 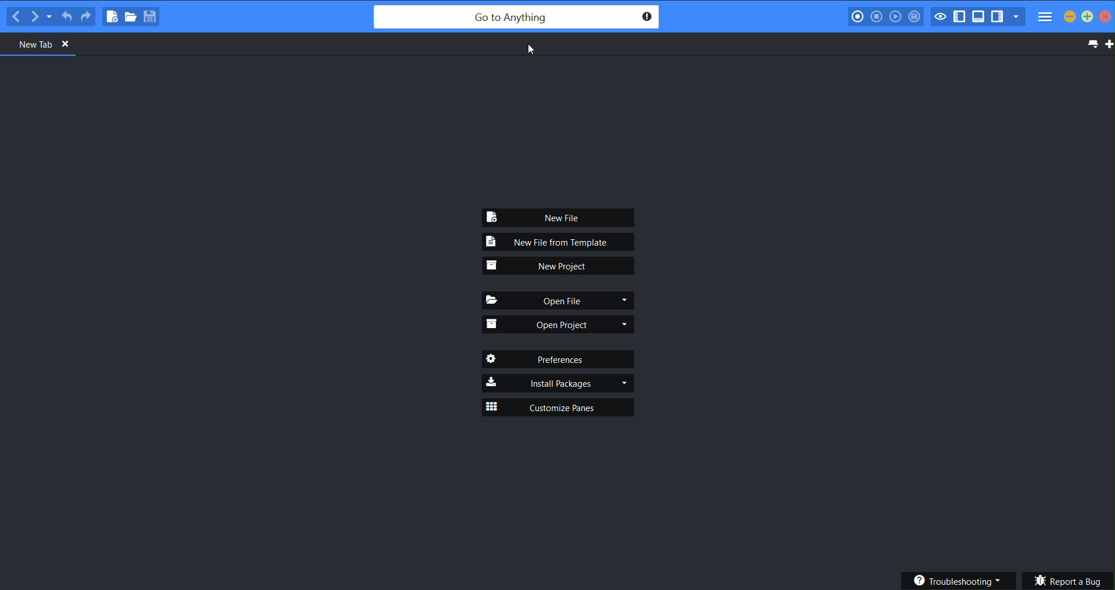 I want to click on close, so click(x=1107, y=17).